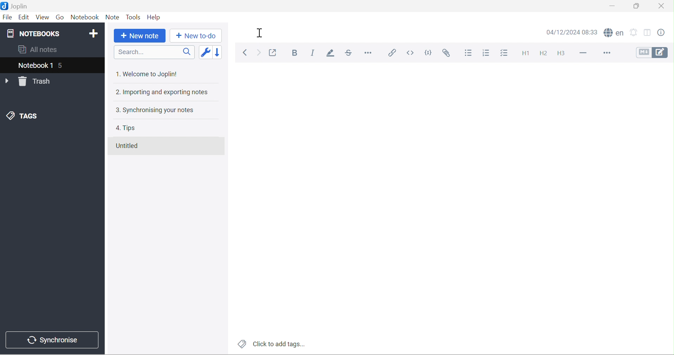  Describe the element at coordinates (35, 33) in the screenshot. I see `NOTEBOOKS` at that location.